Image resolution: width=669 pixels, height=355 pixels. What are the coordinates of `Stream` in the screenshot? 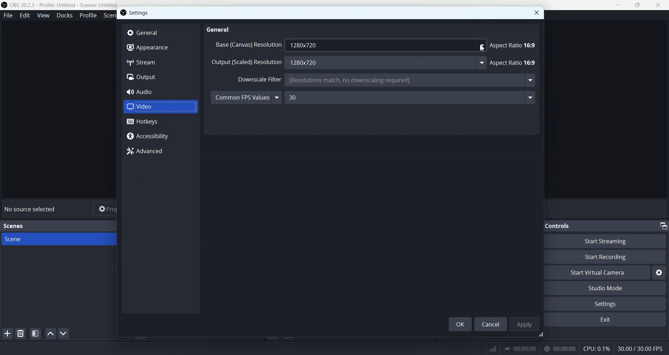 It's located at (160, 63).